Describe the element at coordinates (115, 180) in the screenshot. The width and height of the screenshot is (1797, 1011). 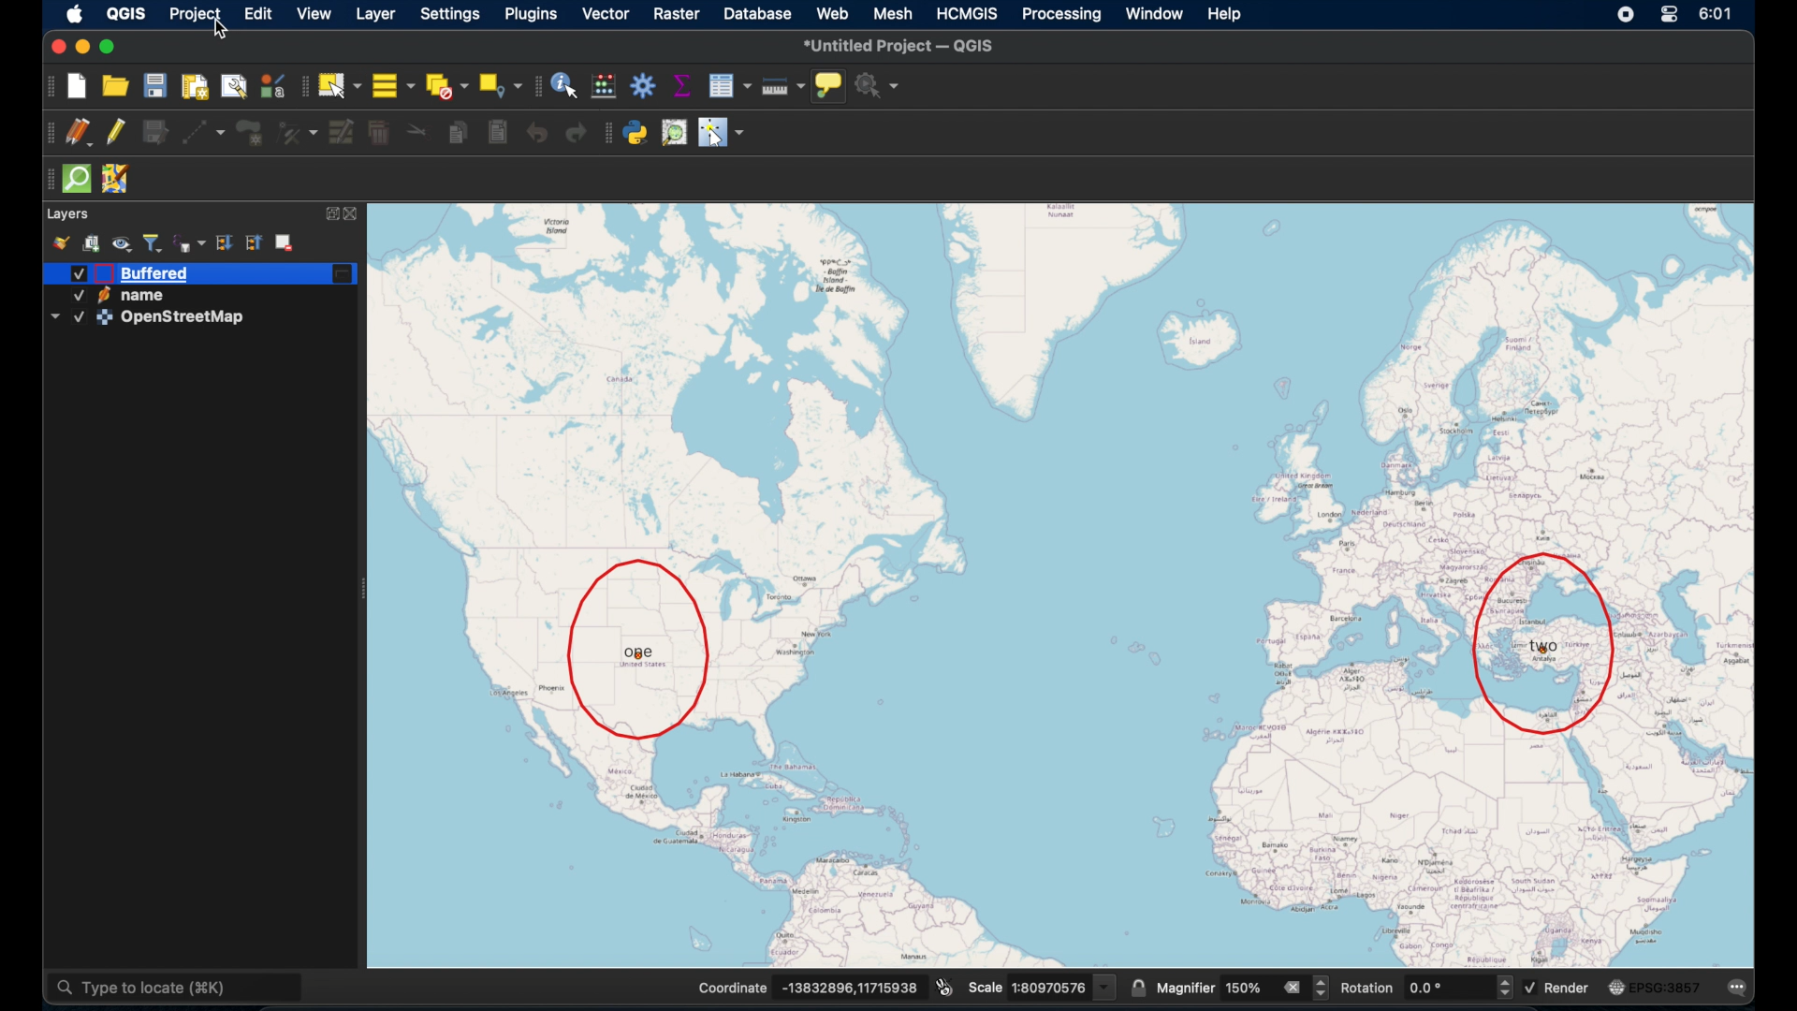
I see `jsom remote` at that location.